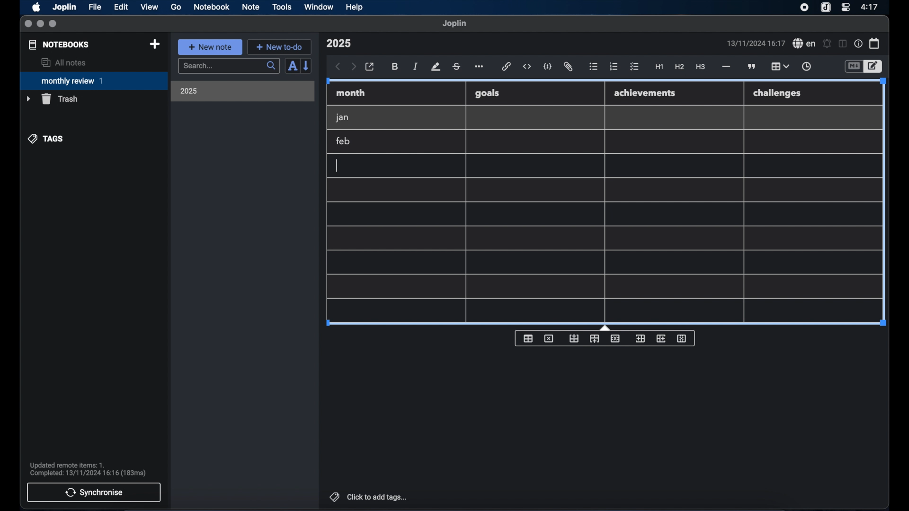  What do you see at coordinates (229, 67) in the screenshot?
I see `search bar` at bounding box center [229, 67].